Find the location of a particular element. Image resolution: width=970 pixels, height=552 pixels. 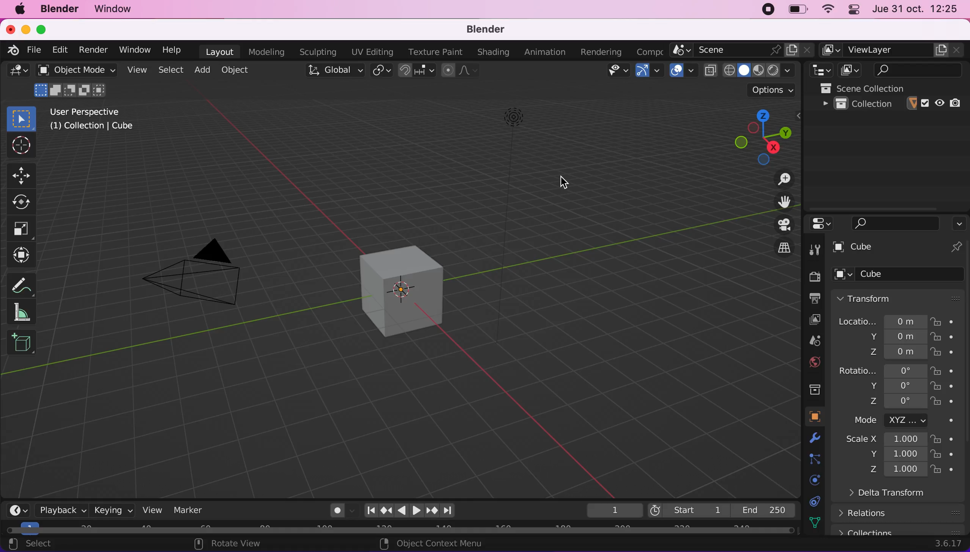

relations is located at coordinates (902, 513).